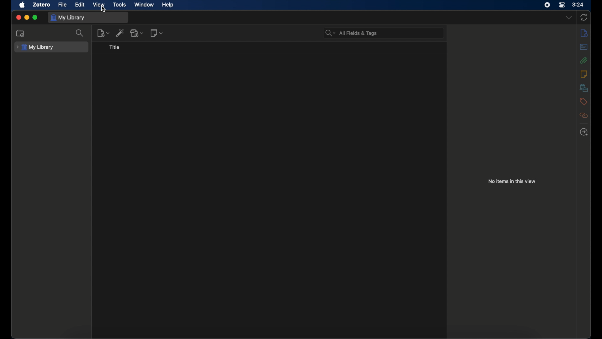 The image size is (602, 339). What do you see at coordinates (80, 4) in the screenshot?
I see `edit` at bounding box center [80, 4].